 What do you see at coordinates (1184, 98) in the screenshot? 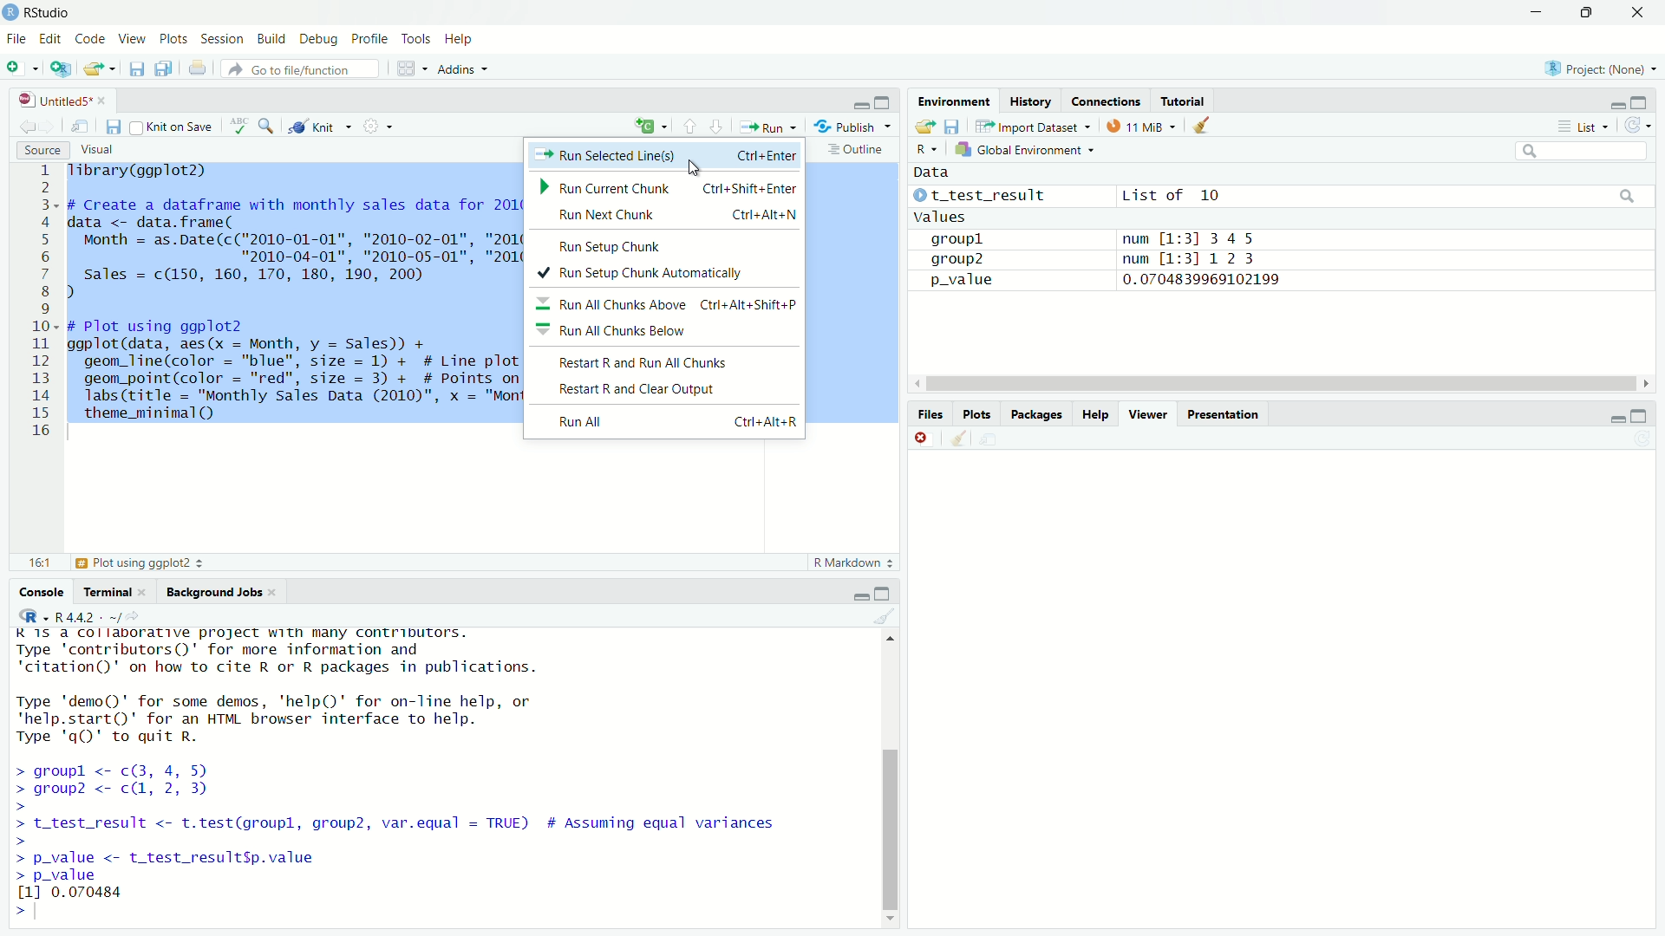
I see `Tutorial` at bounding box center [1184, 98].